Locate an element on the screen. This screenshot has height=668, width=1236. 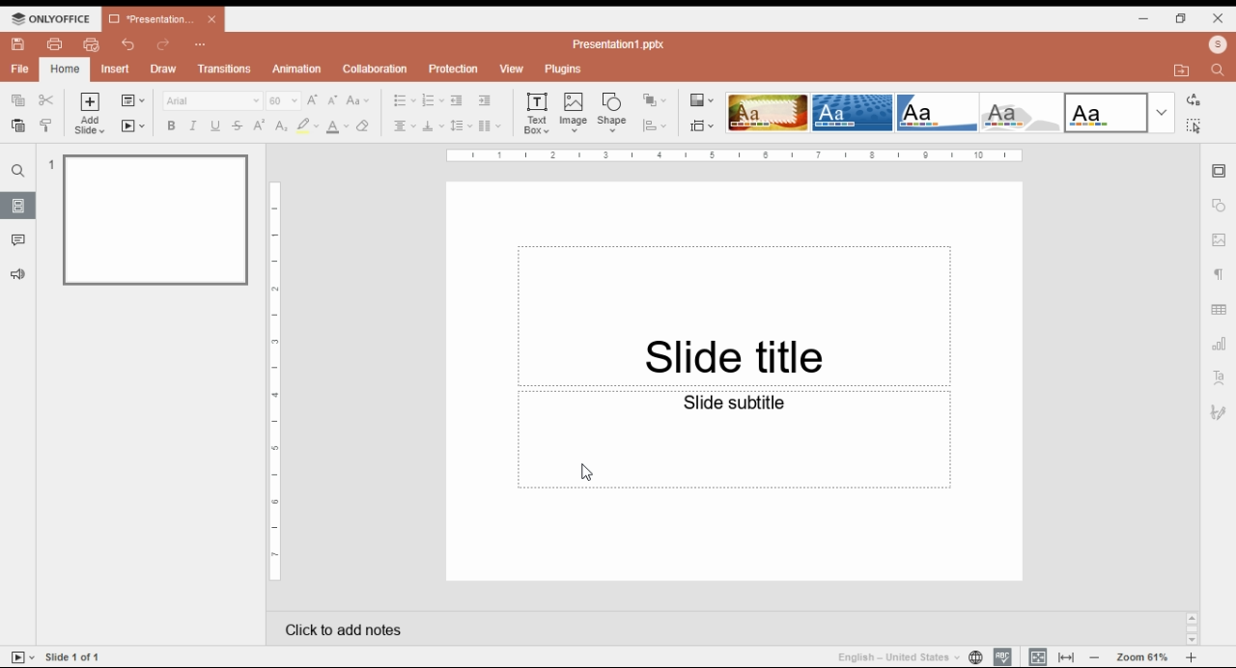
decrement font size is located at coordinates (333, 99).